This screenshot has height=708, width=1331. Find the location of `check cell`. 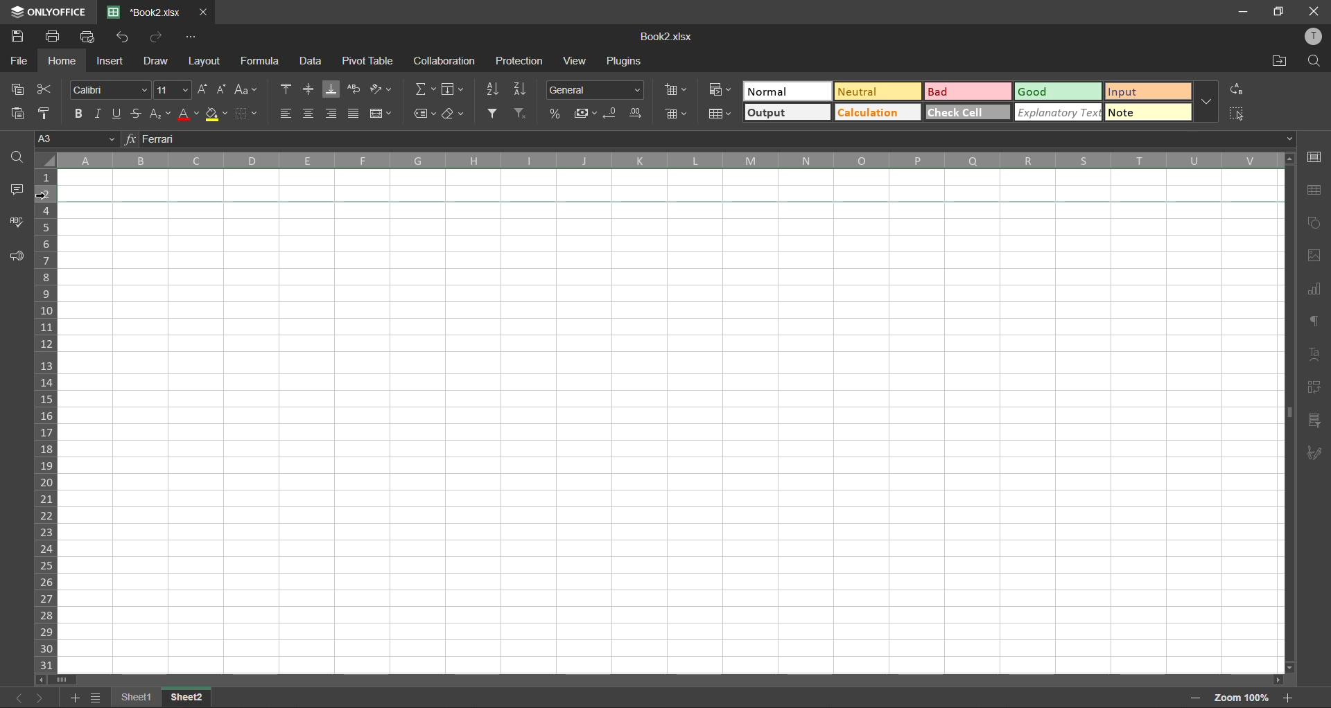

check cell is located at coordinates (967, 112).